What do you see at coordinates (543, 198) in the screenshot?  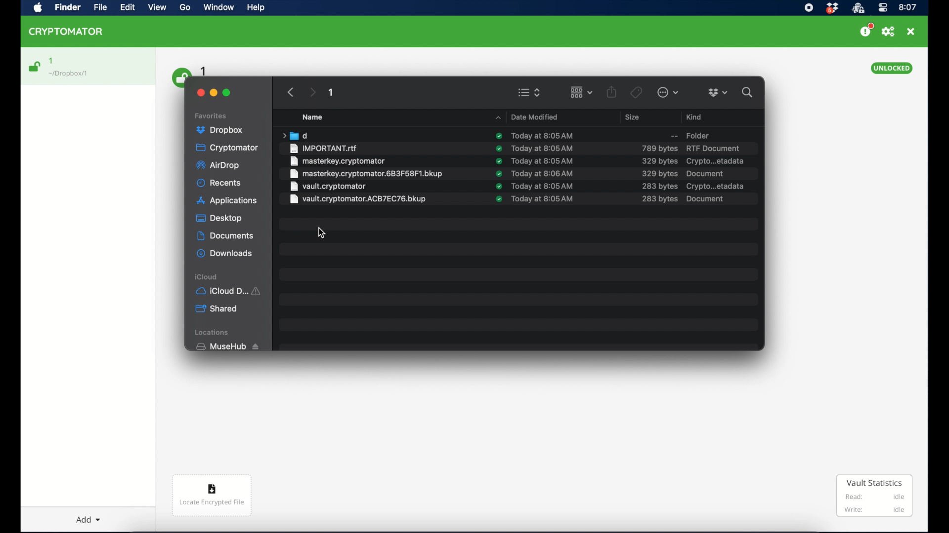 I see `date` at bounding box center [543, 198].